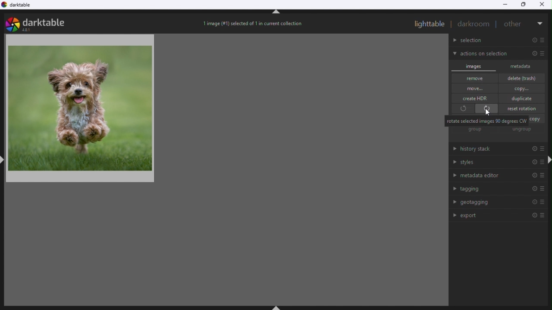  Describe the element at coordinates (276, 13) in the screenshot. I see `shift+ctrl+t` at that location.